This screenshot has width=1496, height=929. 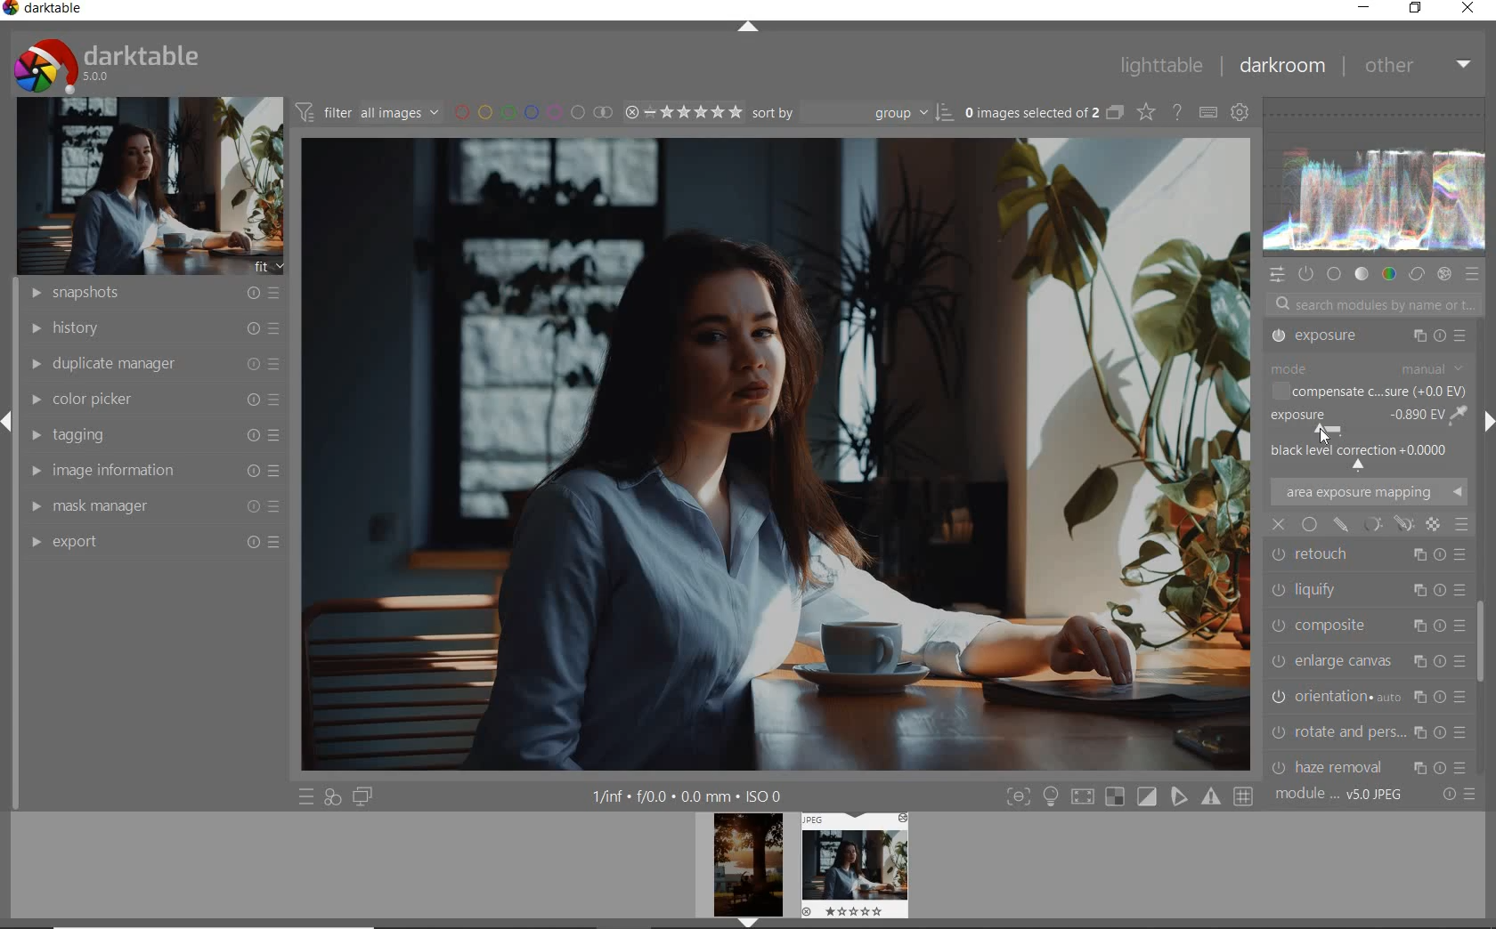 What do you see at coordinates (1337, 433) in the screenshot?
I see `cursor position` at bounding box center [1337, 433].